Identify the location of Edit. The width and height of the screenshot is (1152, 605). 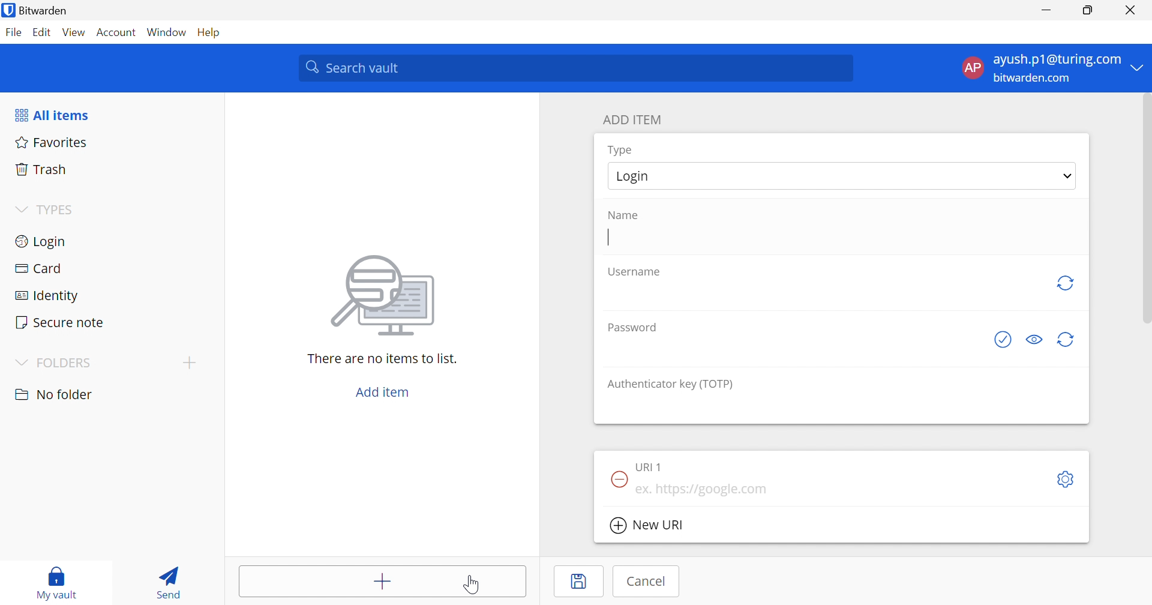
(41, 33).